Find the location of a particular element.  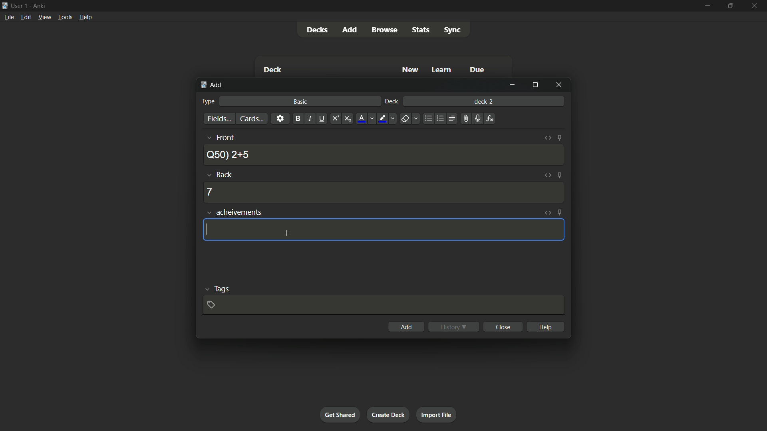

underline is located at coordinates (322, 119).